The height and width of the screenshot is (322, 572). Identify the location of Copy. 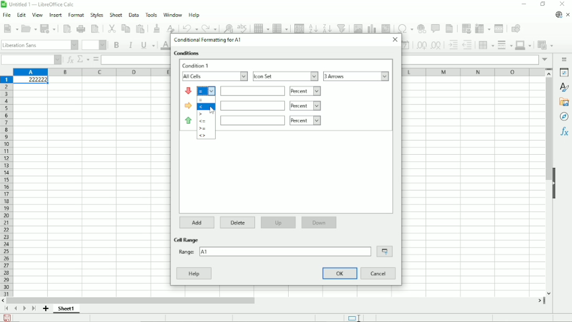
(125, 28).